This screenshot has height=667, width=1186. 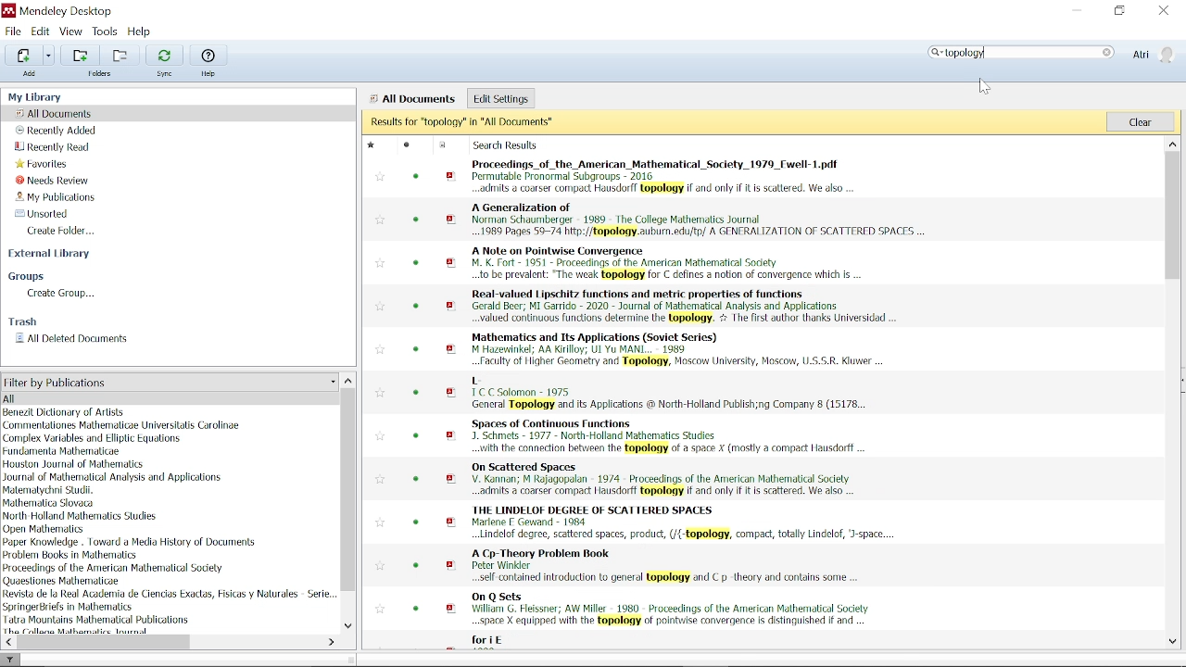 What do you see at coordinates (65, 412) in the screenshot?
I see `author` at bounding box center [65, 412].